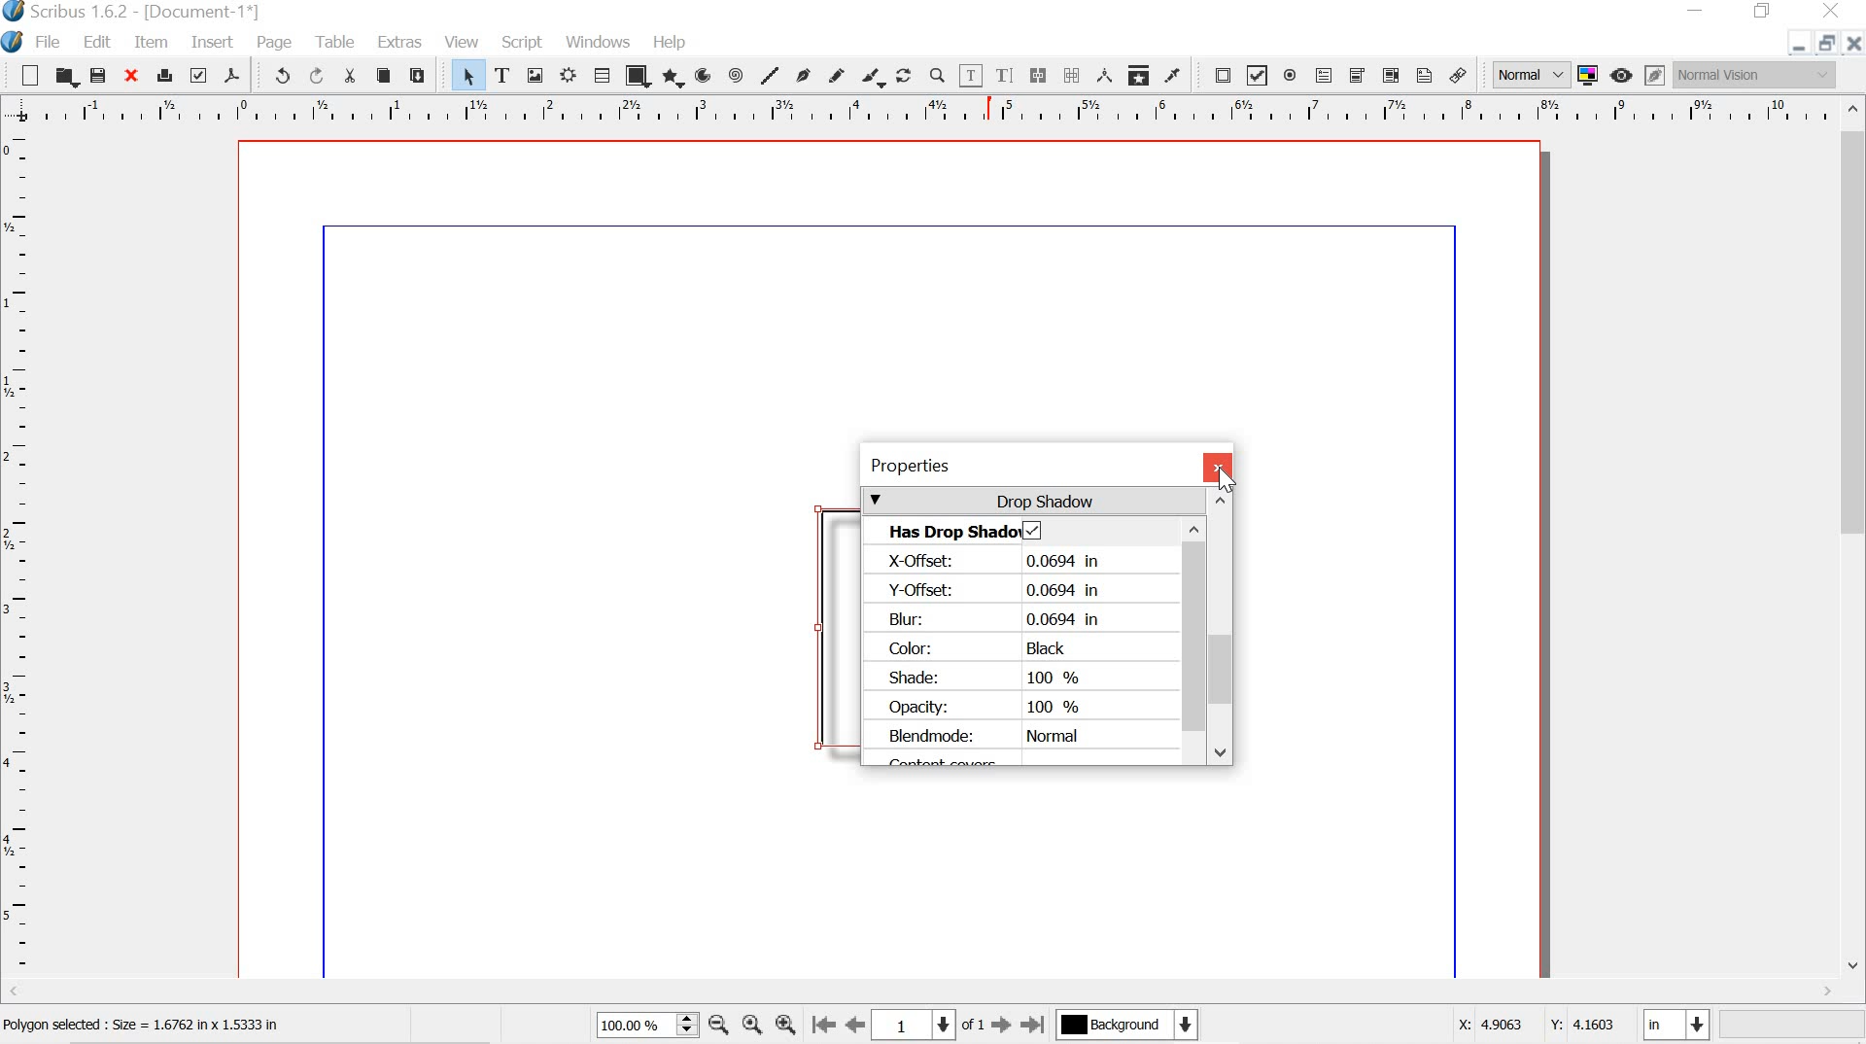 Image resolution: width=1866 pixels, height=1044 pixels. I want to click on properties, so click(1016, 466).